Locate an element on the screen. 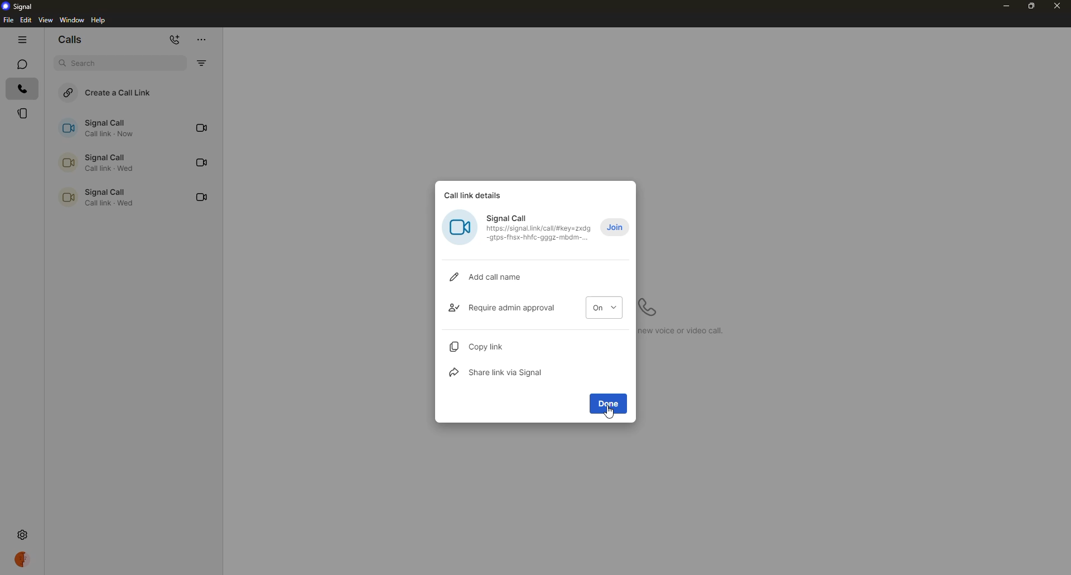 The height and width of the screenshot is (575, 1071). profile is located at coordinates (22, 560).